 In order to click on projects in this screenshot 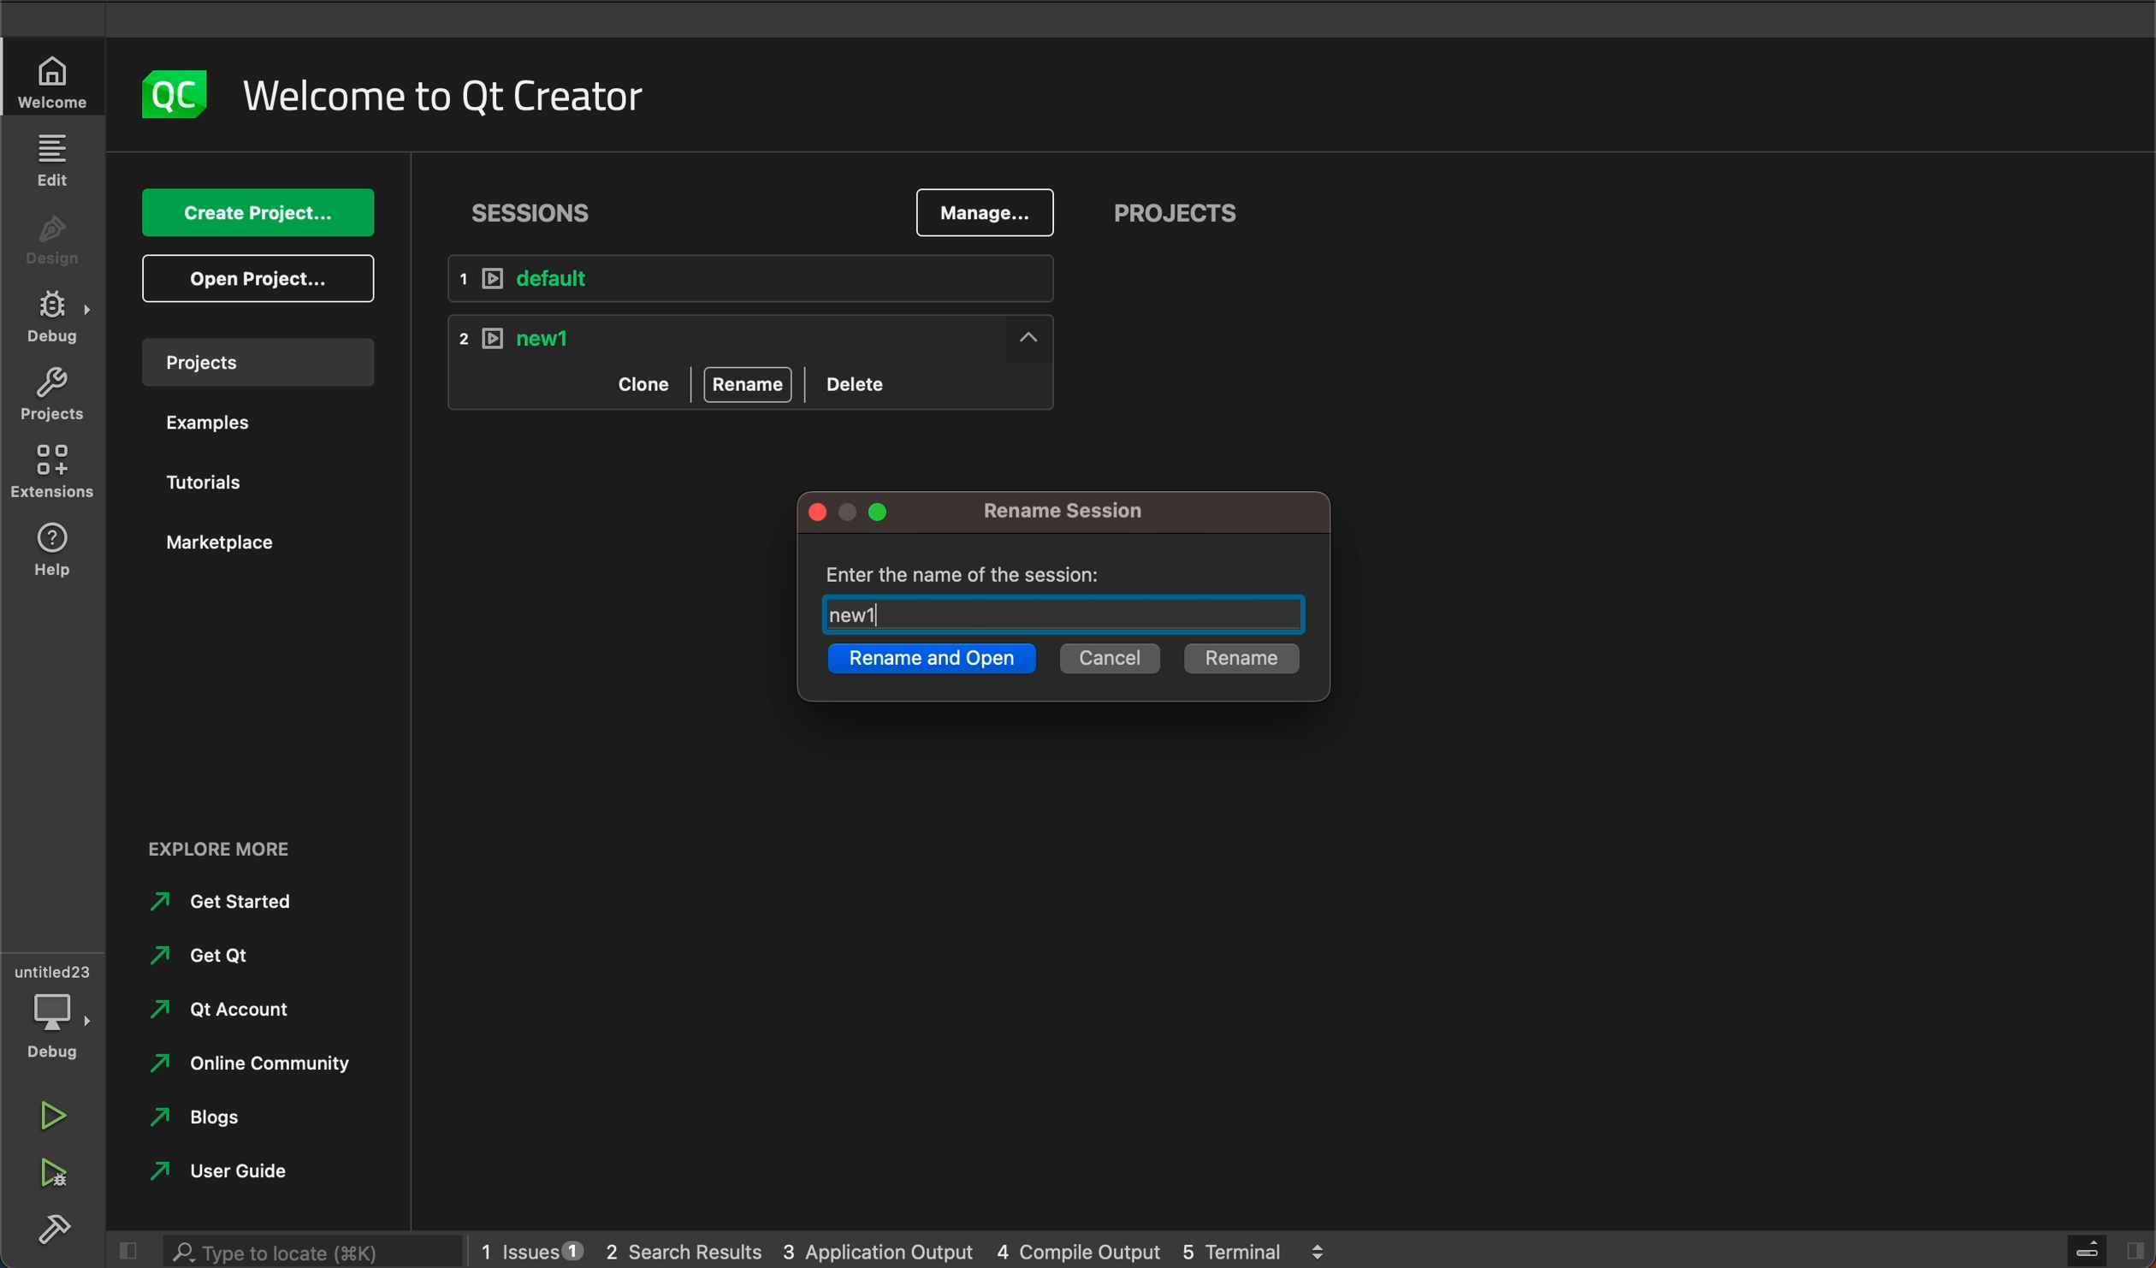, I will do `click(1176, 216)`.